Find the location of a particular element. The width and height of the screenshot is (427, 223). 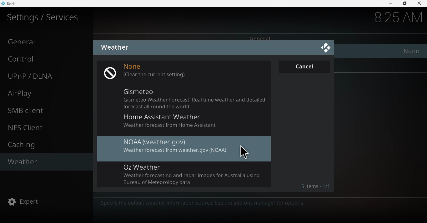

Oz Weather
Weather forecasting and radar images for Australia using
Bureau of Meteorology data is located at coordinates (194, 176).